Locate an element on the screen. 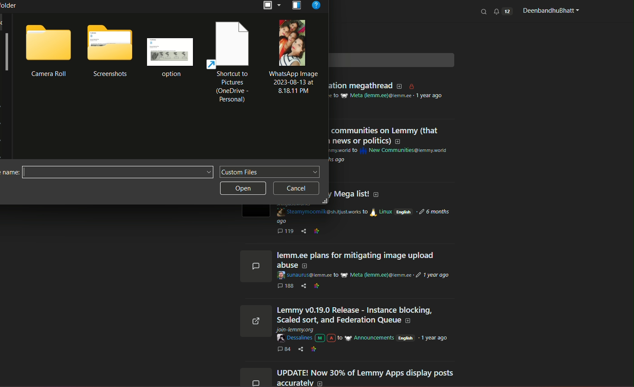 Image resolution: width=634 pixels, height=387 pixels. icons is located at coordinates (255, 317).